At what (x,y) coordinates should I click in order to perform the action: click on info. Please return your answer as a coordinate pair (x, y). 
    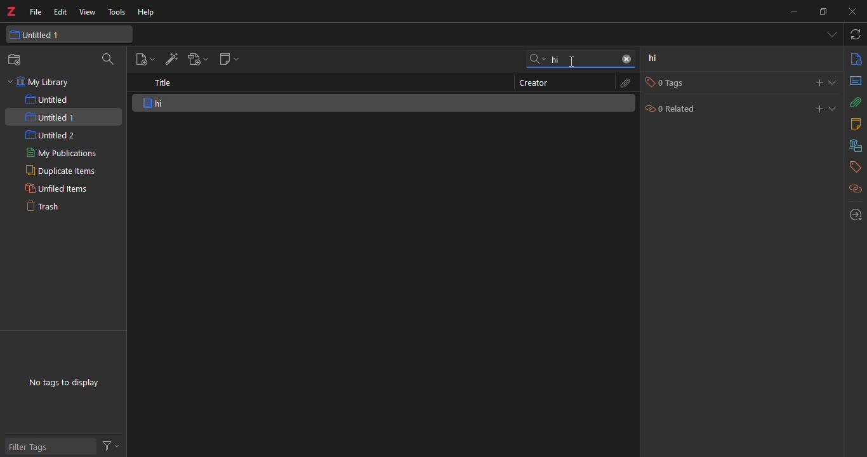
    Looking at the image, I should click on (856, 58).